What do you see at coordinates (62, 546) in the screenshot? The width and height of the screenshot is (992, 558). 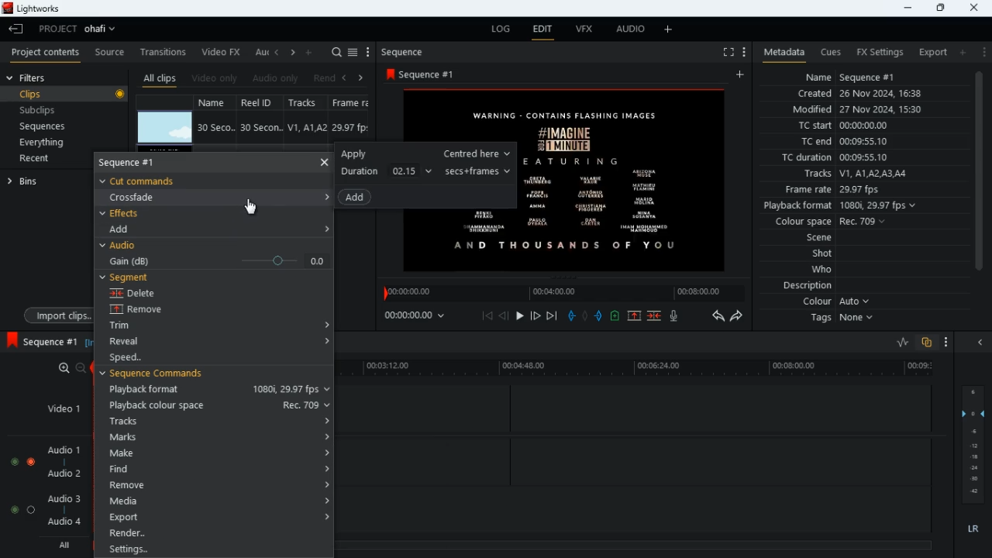 I see `all` at bounding box center [62, 546].